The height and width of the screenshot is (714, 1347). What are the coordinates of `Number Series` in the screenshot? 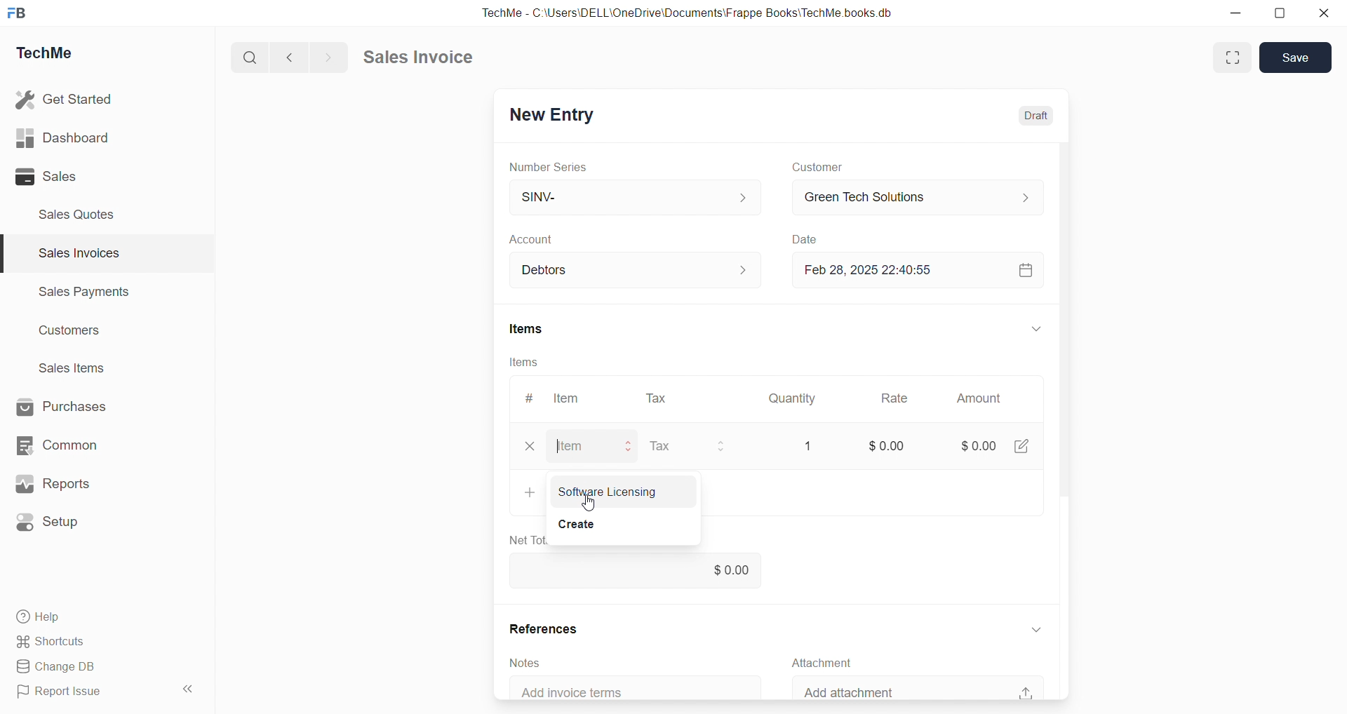 It's located at (549, 168).